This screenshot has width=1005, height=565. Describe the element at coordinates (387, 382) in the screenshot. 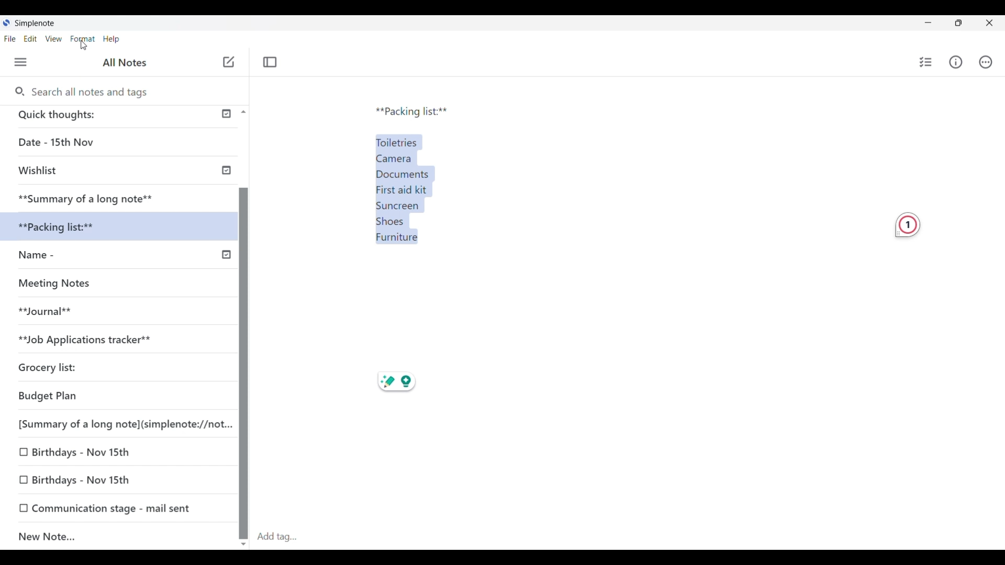

I see `Sharp` at that location.